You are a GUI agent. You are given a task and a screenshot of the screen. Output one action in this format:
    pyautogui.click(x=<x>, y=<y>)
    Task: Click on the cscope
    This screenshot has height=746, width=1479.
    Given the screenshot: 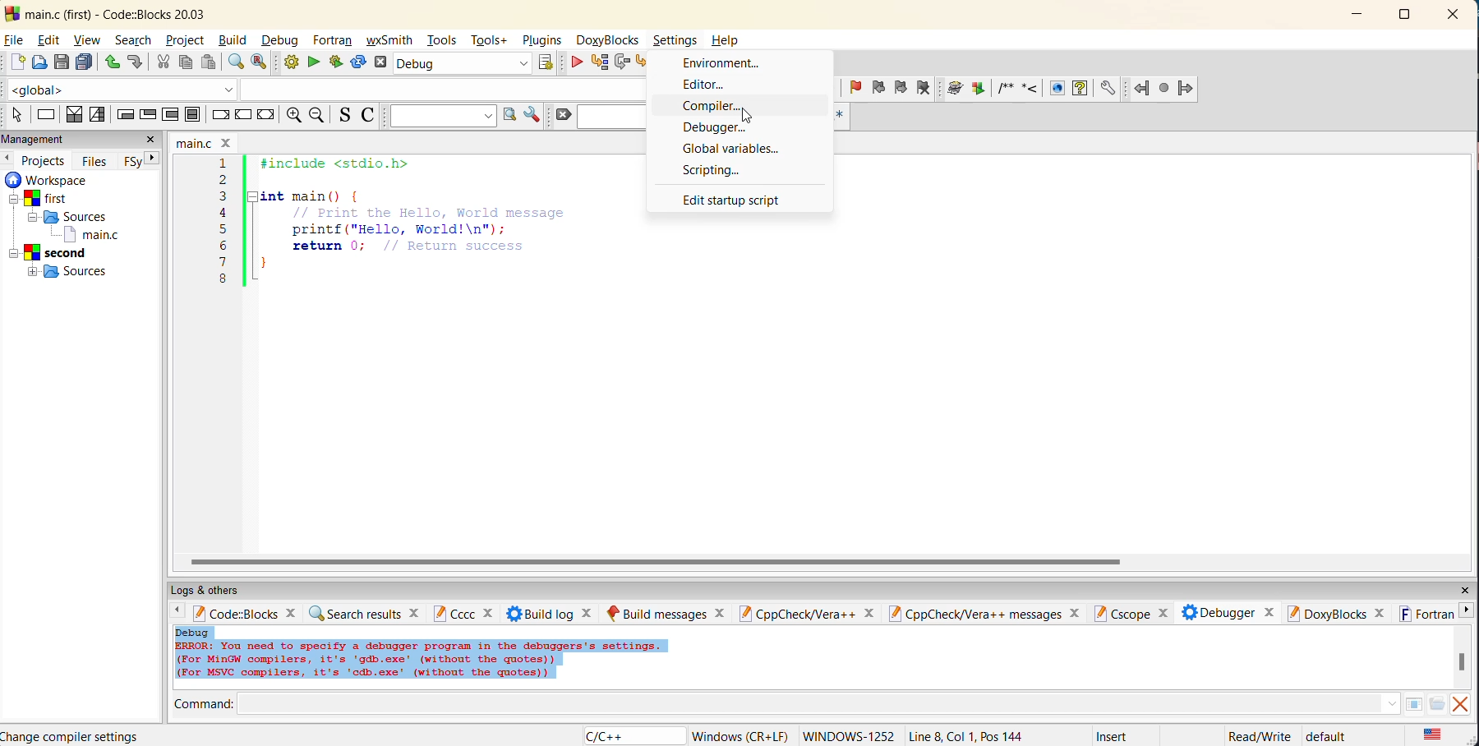 What is the action you would take?
    pyautogui.click(x=1131, y=612)
    